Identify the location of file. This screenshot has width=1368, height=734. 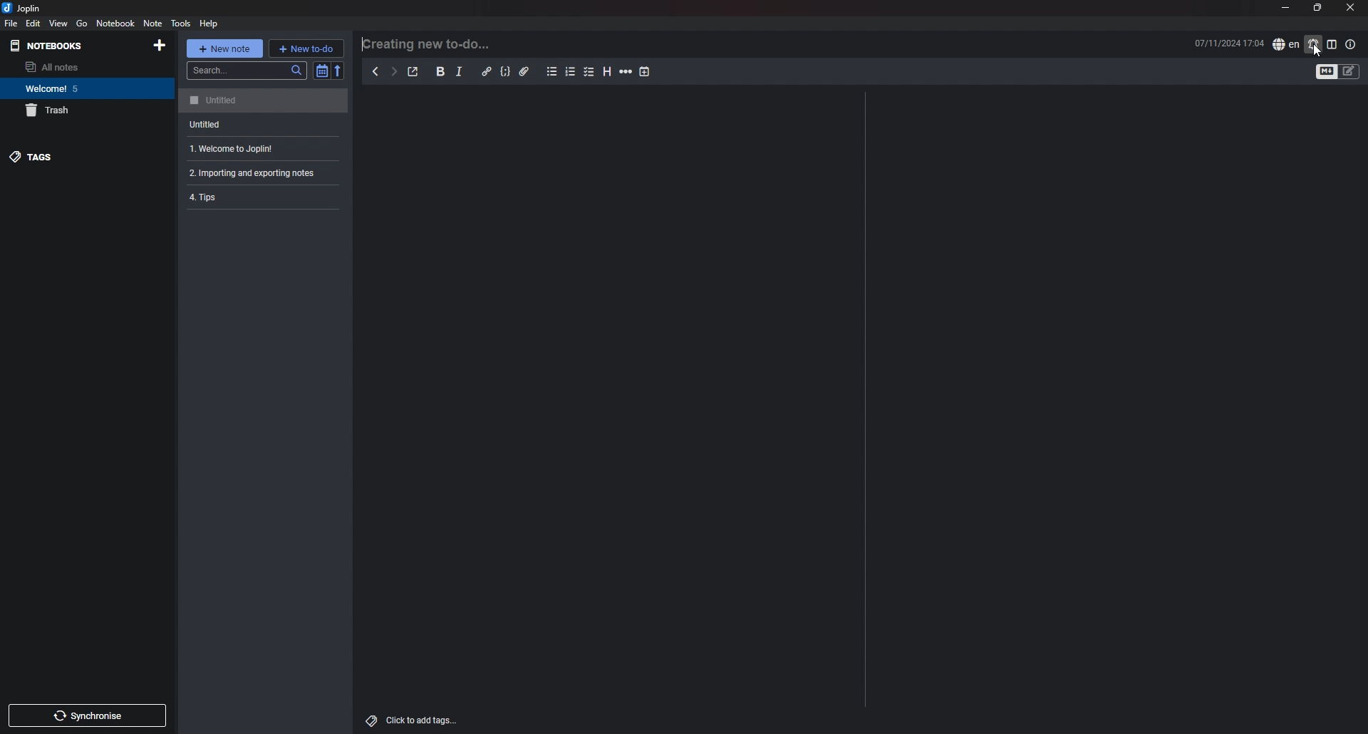
(11, 24).